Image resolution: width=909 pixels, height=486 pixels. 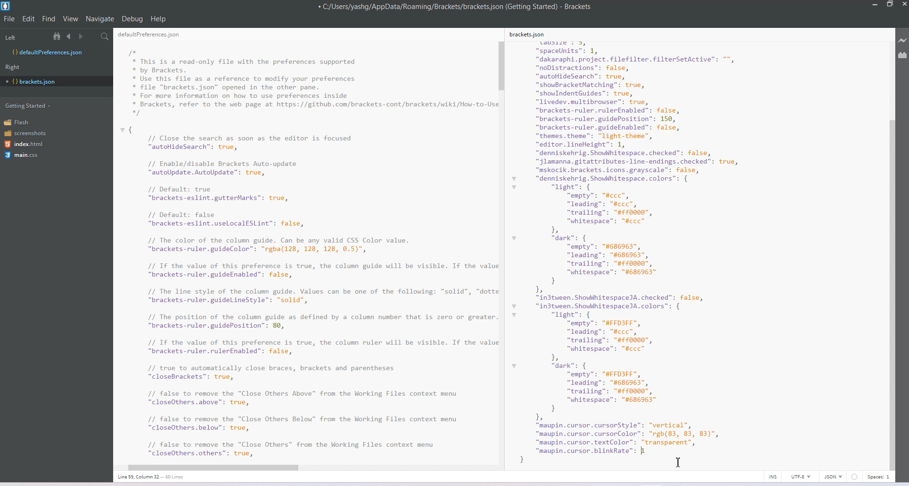 I want to click on Live Preview, so click(x=903, y=41).